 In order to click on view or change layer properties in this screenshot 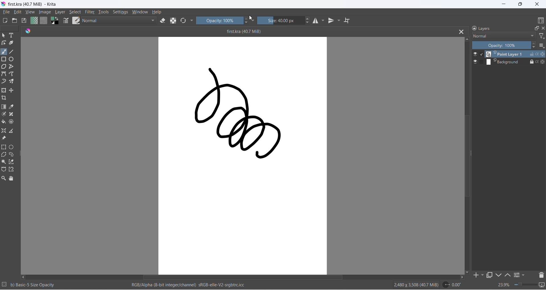, I will do `click(517, 275)`.